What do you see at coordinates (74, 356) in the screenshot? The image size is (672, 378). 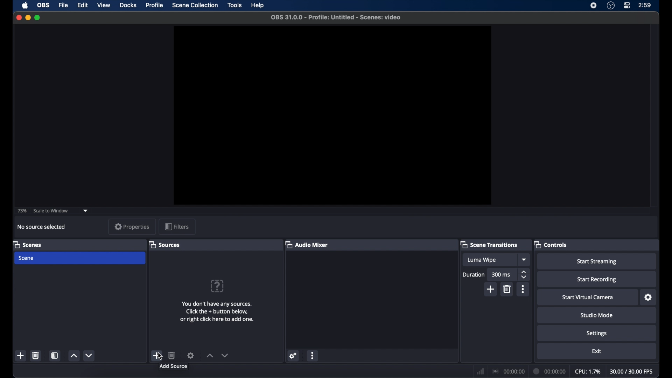 I see `increment` at bounding box center [74, 356].